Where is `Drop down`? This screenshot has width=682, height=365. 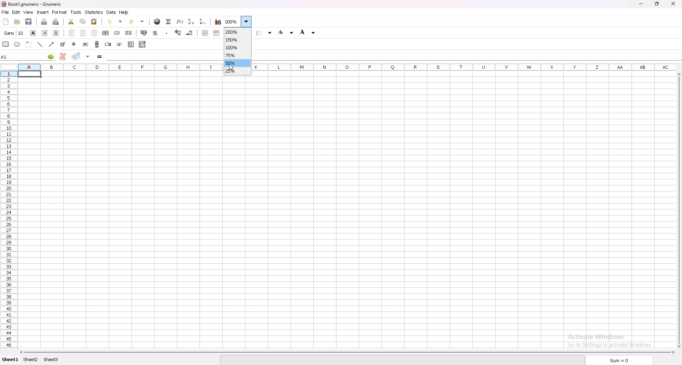 Drop down is located at coordinates (120, 22).